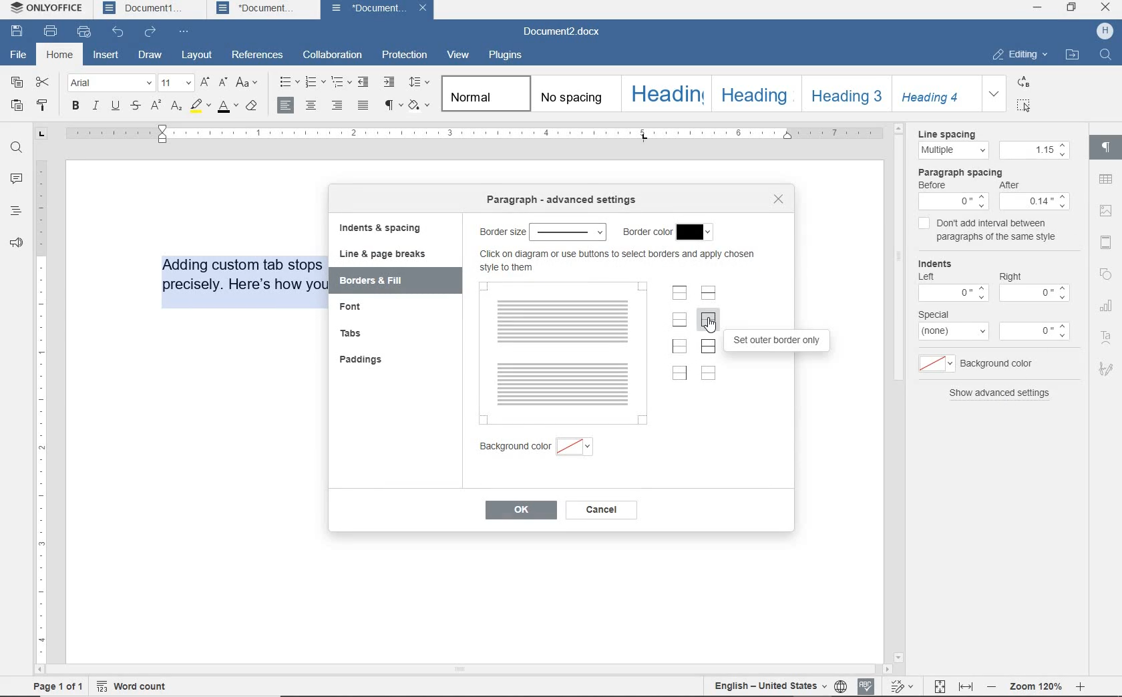 The image size is (1122, 697). What do you see at coordinates (955, 201) in the screenshot?
I see `` at bounding box center [955, 201].